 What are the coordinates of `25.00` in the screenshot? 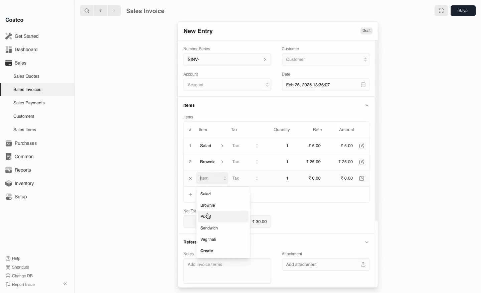 It's located at (347, 162).